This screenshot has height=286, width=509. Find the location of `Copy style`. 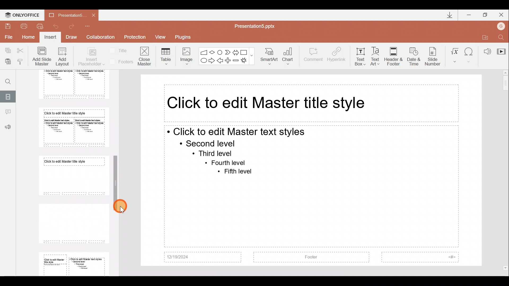

Copy style is located at coordinates (23, 61).